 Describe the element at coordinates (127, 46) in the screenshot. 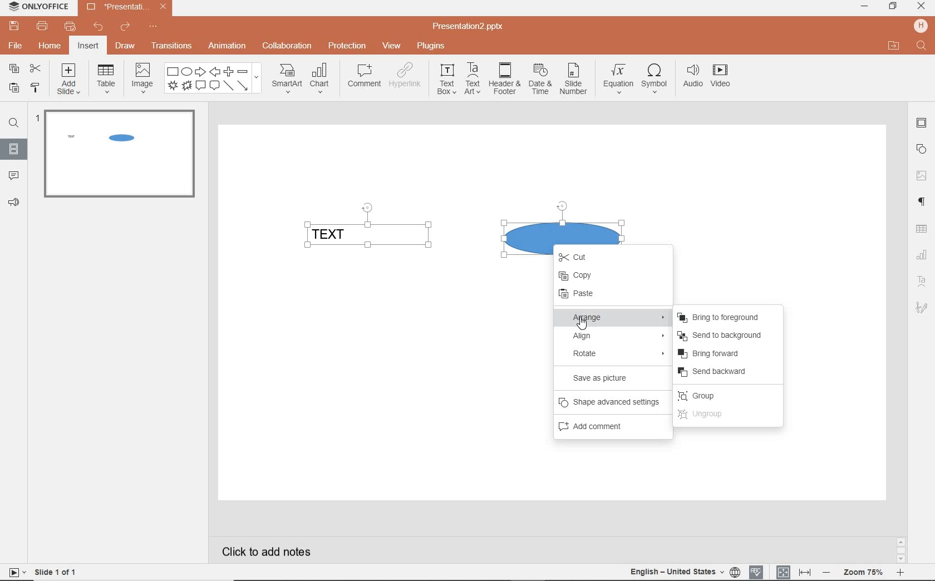

I see `draw` at that location.